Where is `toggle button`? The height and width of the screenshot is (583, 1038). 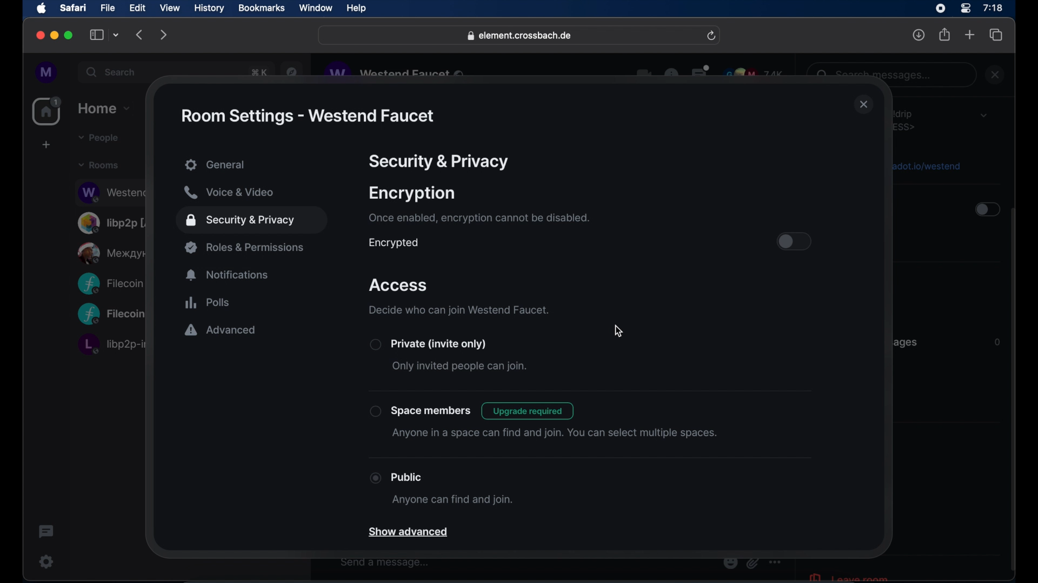
toggle button is located at coordinates (986, 211).